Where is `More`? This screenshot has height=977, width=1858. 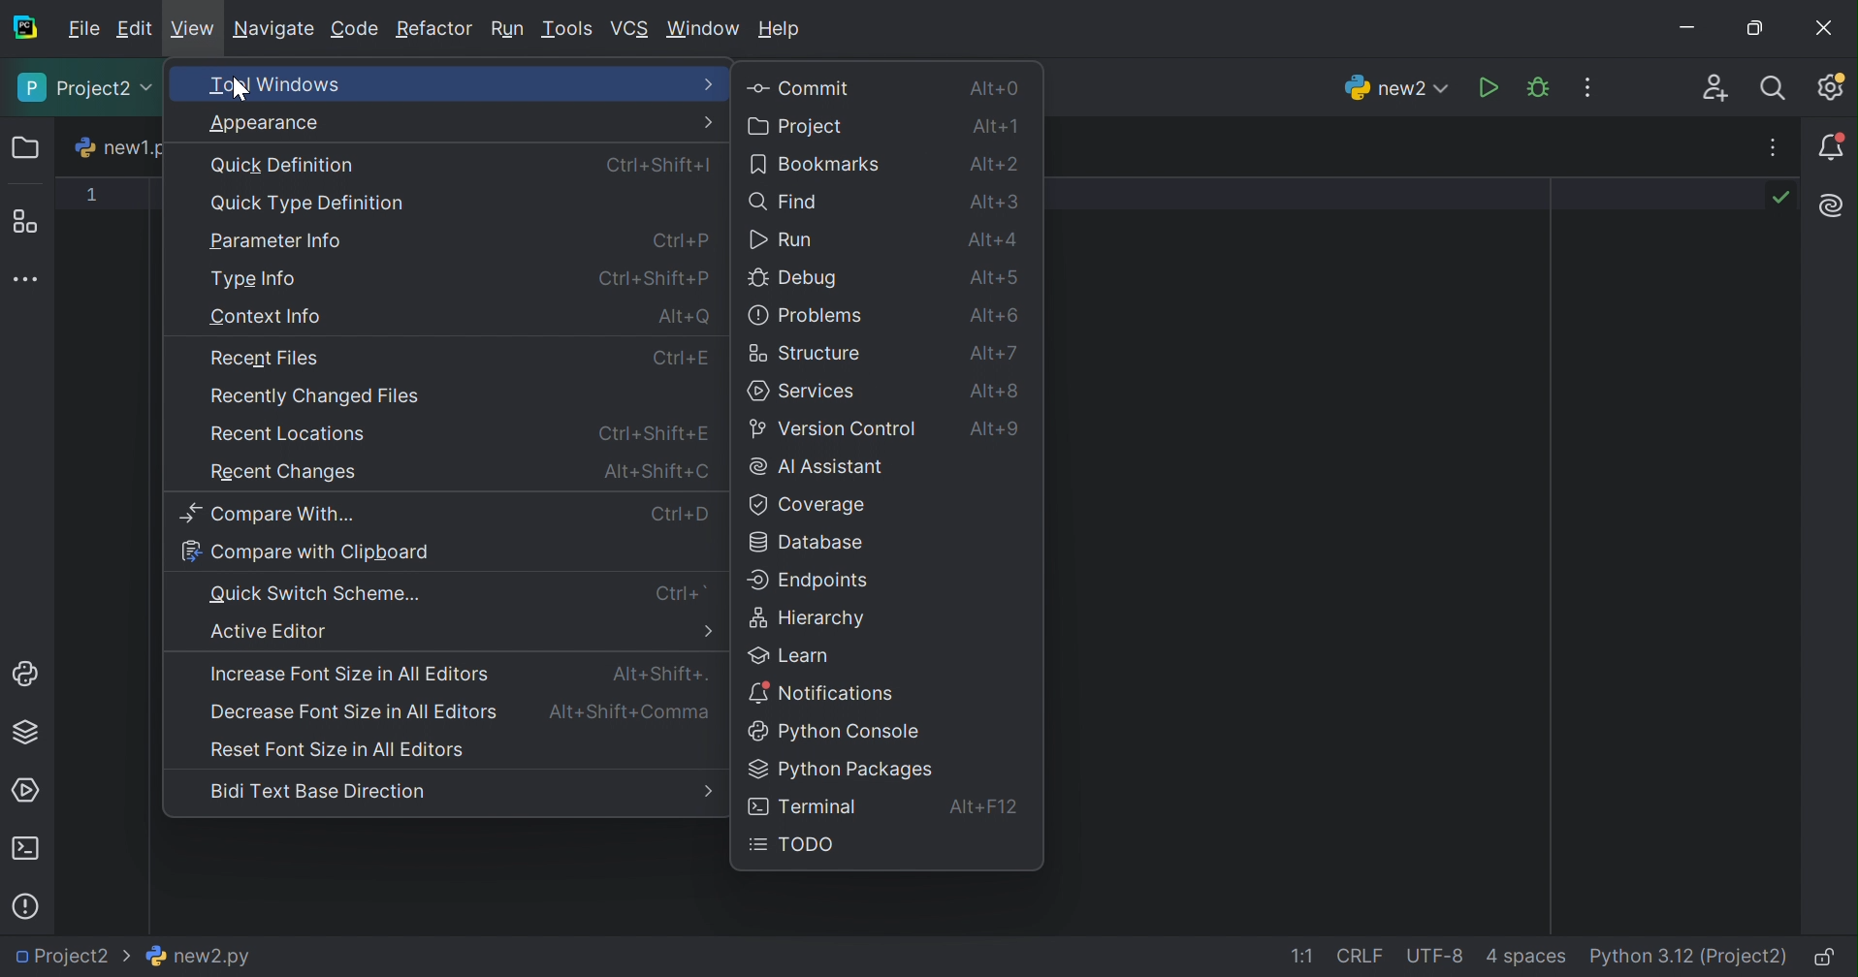
More is located at coordinates (707, 632).